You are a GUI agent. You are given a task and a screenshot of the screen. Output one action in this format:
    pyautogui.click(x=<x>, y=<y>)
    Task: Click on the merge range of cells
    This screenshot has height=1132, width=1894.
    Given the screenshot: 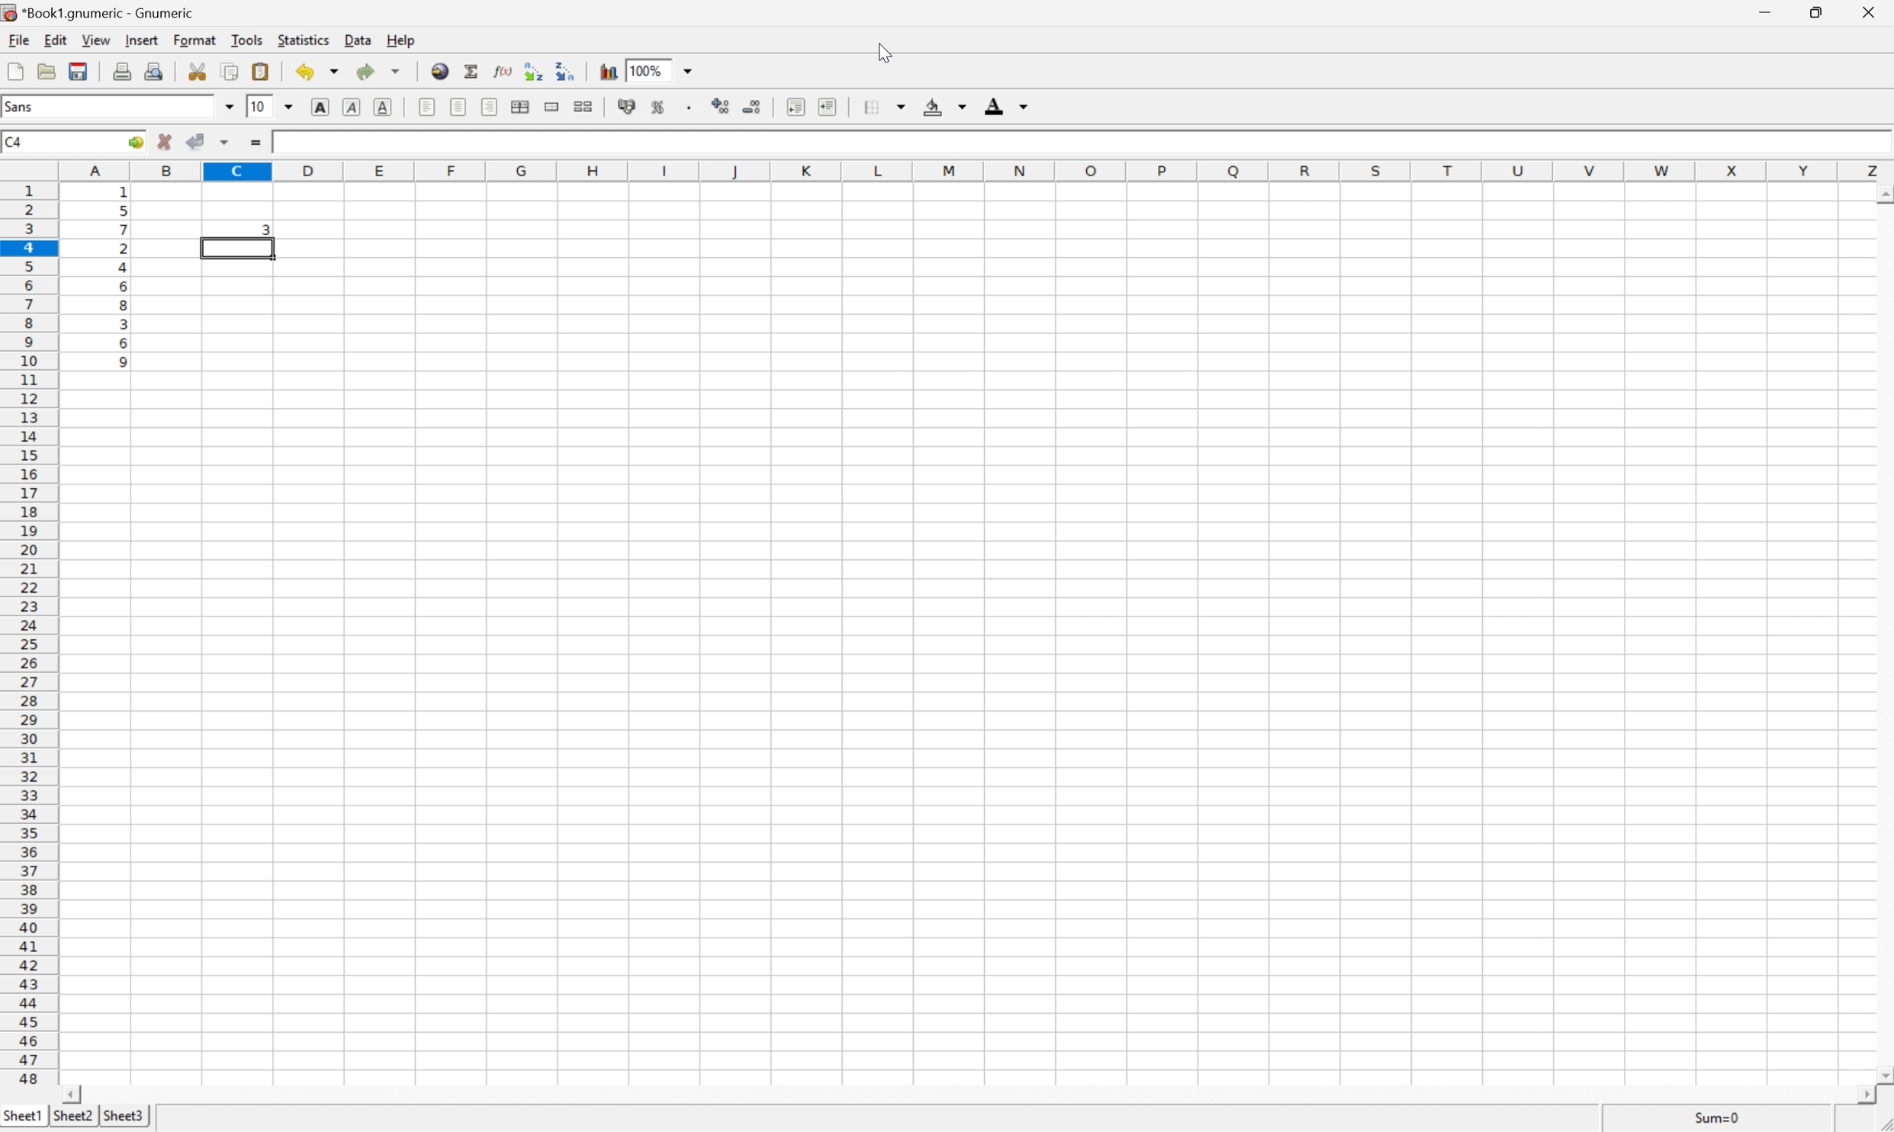 What is the action you would take?
    pyautogui.click(x=551, y=105)
    